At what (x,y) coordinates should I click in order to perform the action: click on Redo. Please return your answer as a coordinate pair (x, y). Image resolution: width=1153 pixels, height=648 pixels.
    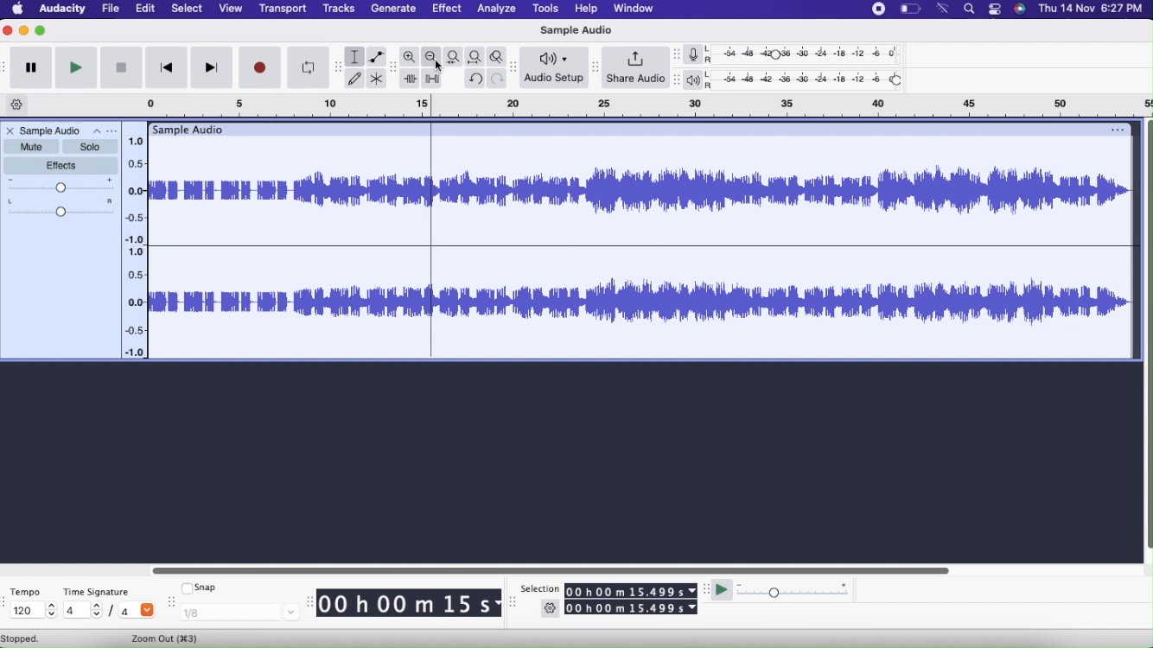
    Looking at the image, I should click on (497, 79).